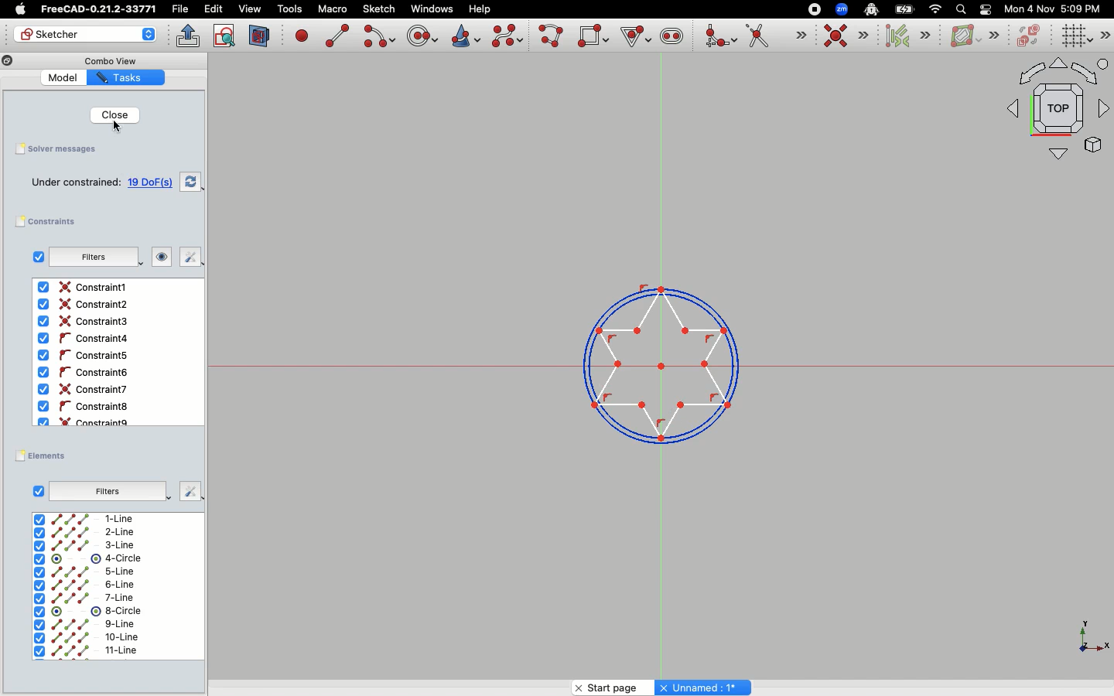  Describe the element at coordinates (464, 35) in the screenshot. I see `Create conic` at that location.